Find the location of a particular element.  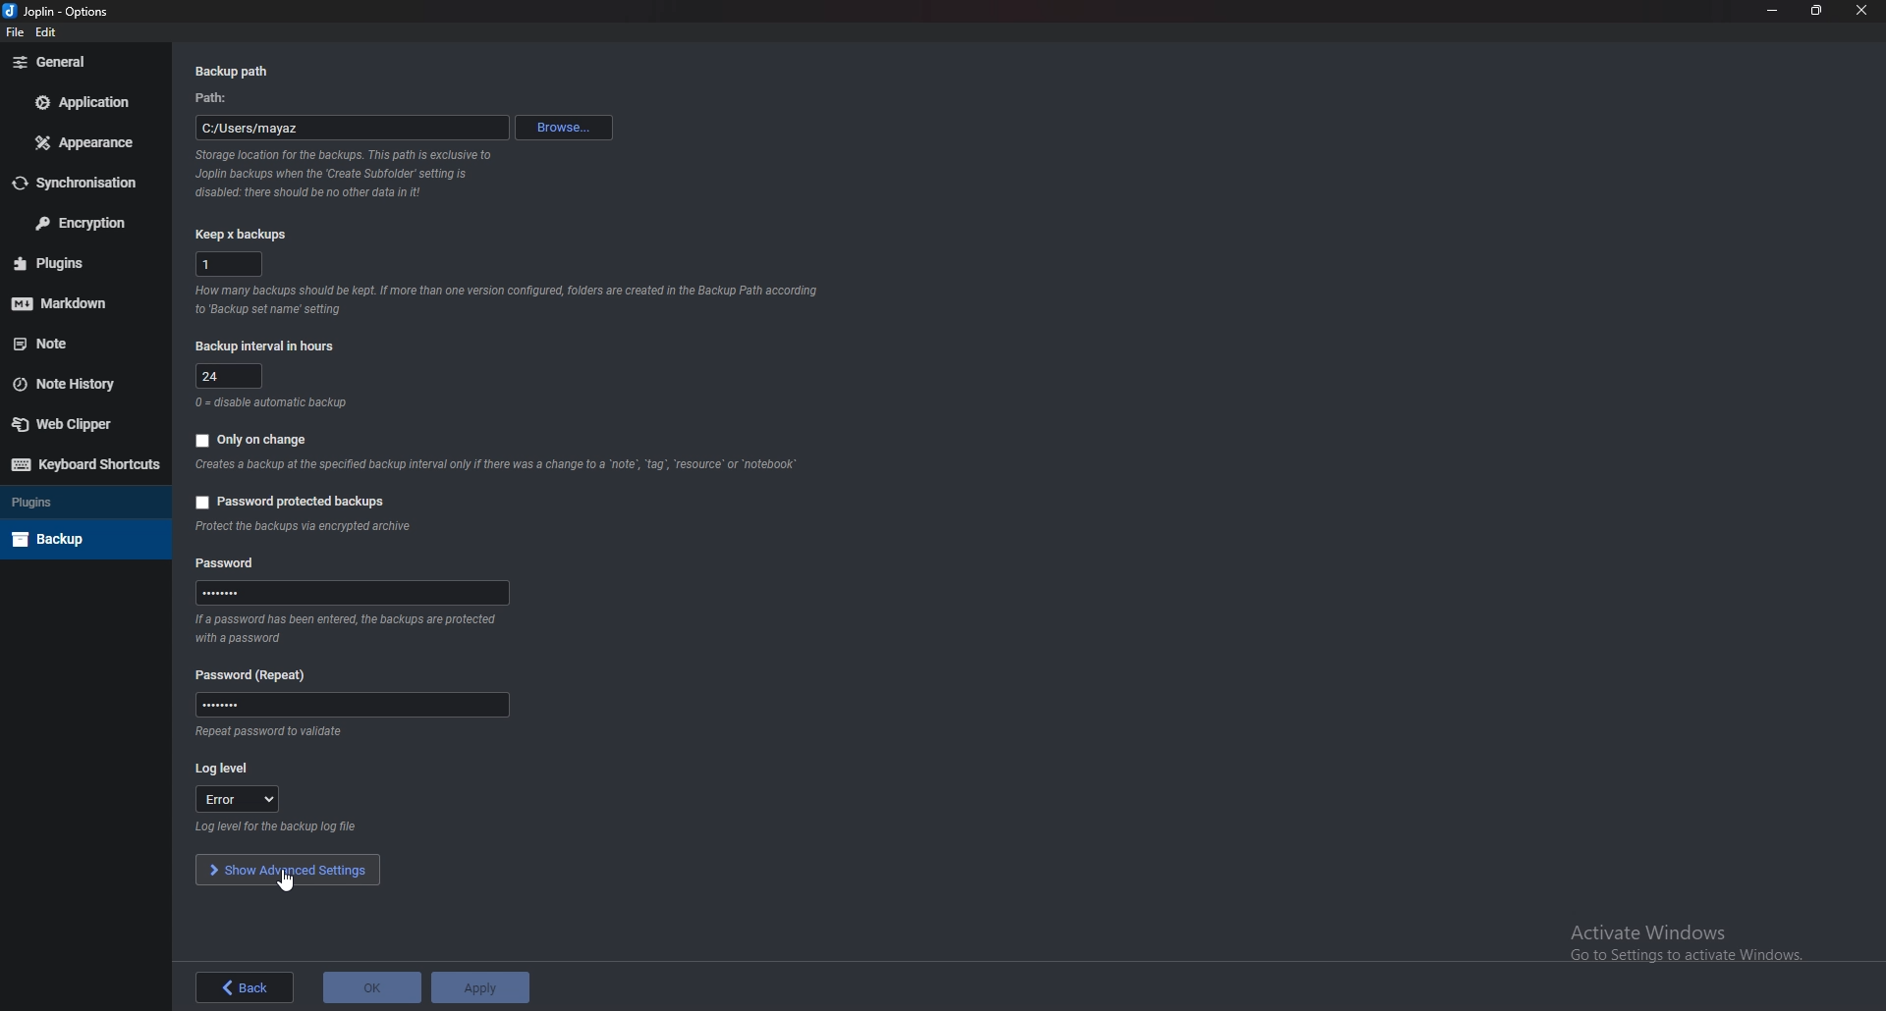

Appearance is located at coordinates (89, 141).